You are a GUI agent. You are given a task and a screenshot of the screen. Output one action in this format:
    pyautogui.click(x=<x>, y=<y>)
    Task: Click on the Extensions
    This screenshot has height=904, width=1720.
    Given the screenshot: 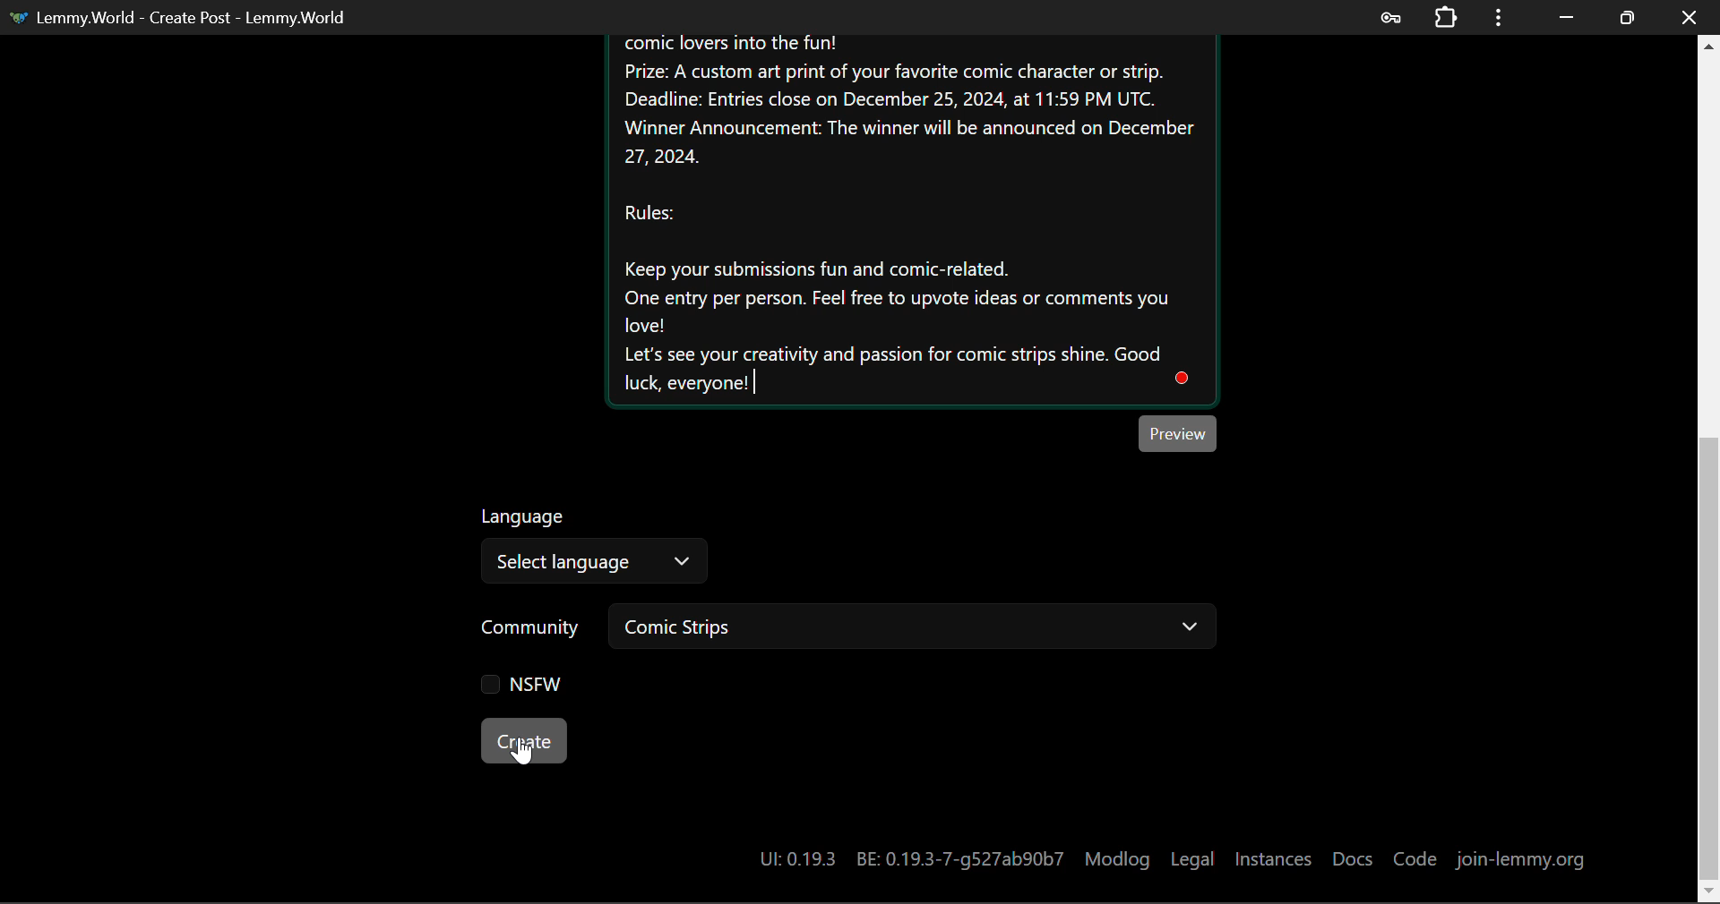 What is the action you would take?
    pyautogui.click(x=1445, y=17)
    